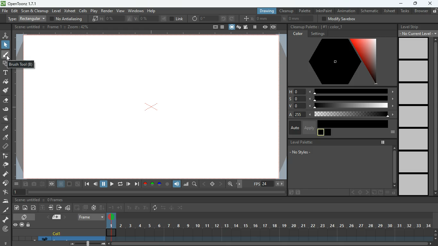 Image resolution: width=438 pixels, height=246 pixels. What do you see at coordinates (181, 208) in the screenshot?
I see `swap` at bounding box center [181, 208].